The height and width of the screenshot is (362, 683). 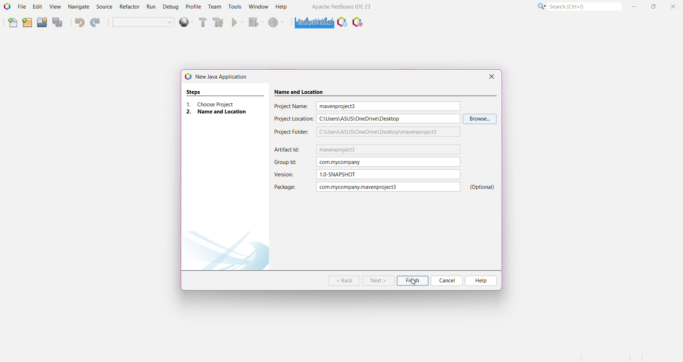 I want to click on Version, so click(x=286, y=175).